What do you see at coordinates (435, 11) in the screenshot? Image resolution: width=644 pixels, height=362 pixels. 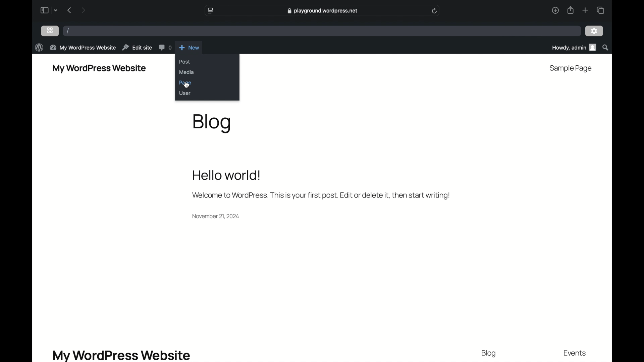 I see `refresh` at bounding box center [435, 11].